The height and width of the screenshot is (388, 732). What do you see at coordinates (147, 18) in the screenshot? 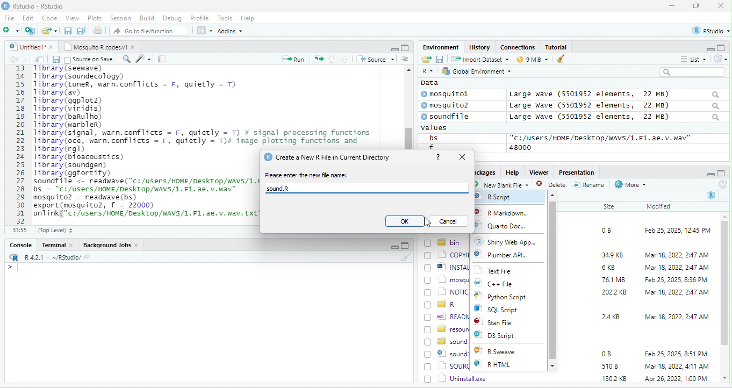
I see `Build` at bounding box center [147, 18].